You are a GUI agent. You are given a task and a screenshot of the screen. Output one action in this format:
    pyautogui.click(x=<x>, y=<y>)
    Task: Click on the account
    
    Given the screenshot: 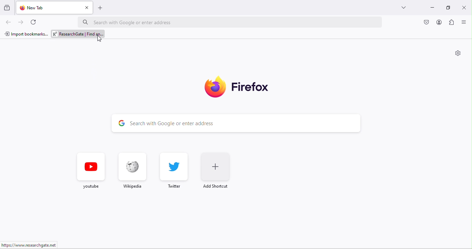 What is the action you would take?
    pyautogui.click(x=438, y=24)
    